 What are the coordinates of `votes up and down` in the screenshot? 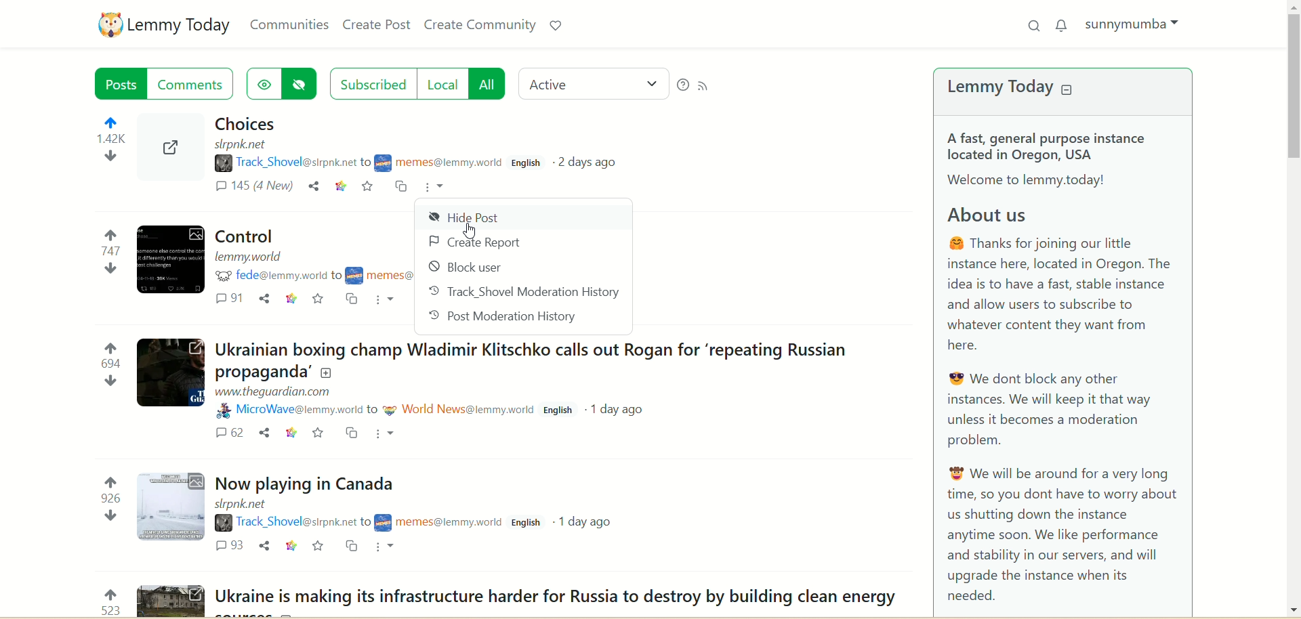 It's located at (98, 368).